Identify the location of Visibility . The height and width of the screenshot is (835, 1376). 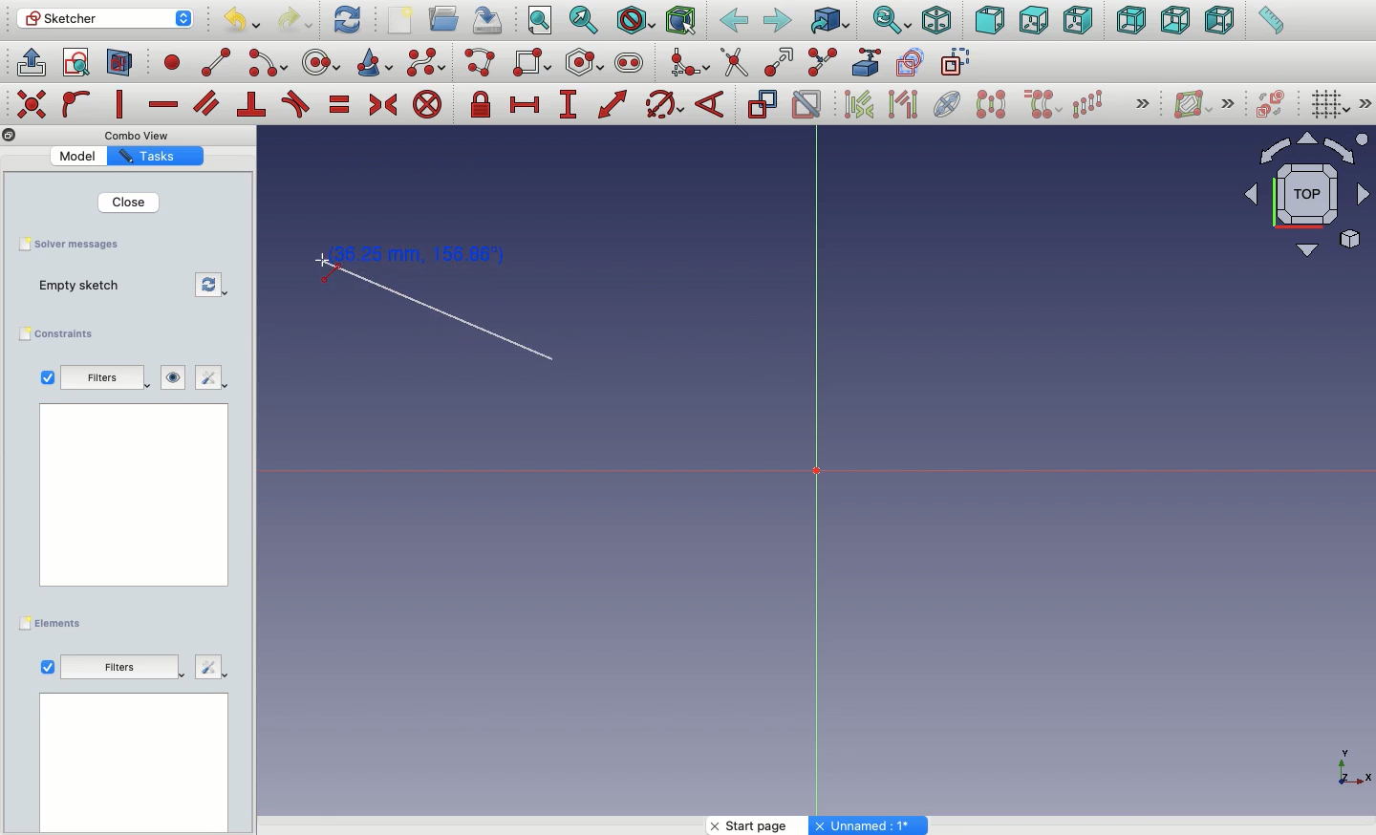
(174, 375).